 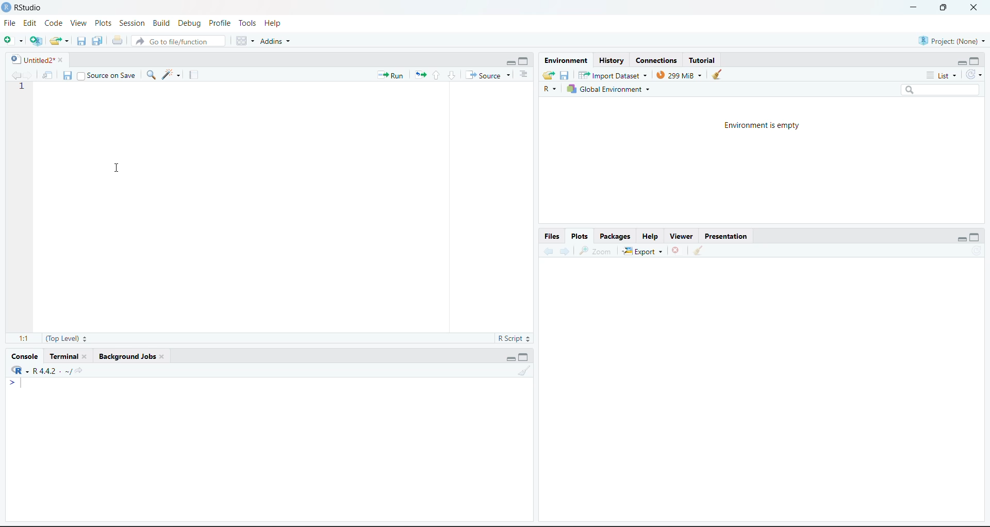 I want to click on search bar, so click(x=939, y=90).